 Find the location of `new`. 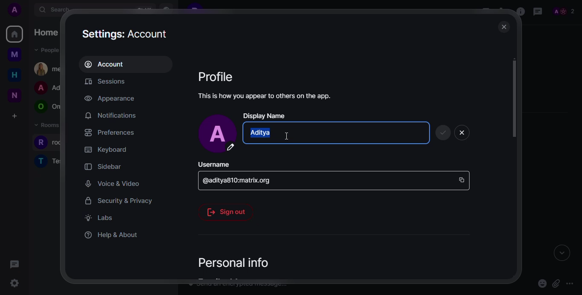

new is located at coordinates (16, 95).